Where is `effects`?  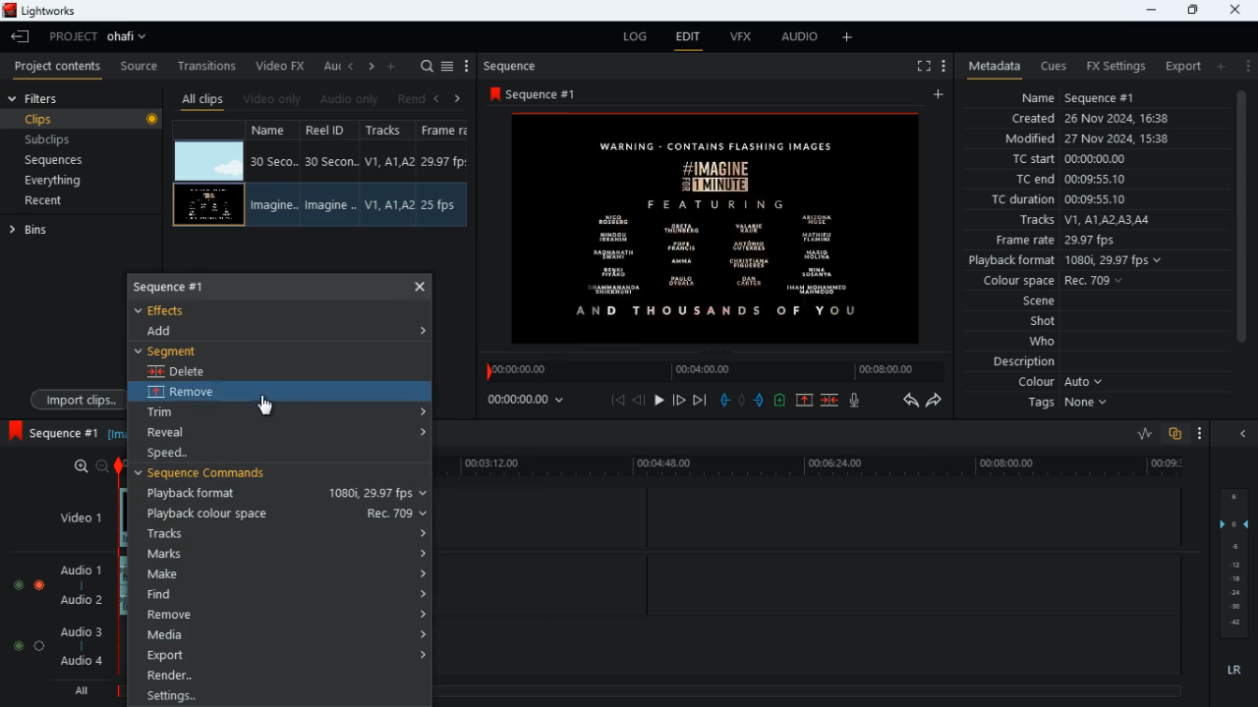 effects is located at coordinates (192, 312).